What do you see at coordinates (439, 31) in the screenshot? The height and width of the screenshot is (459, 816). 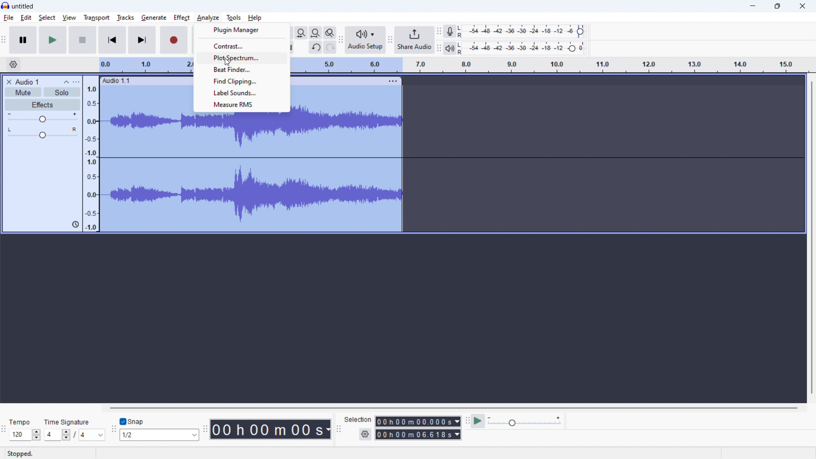 I see `recording meter toolbar` at bounding box center [439, 31].